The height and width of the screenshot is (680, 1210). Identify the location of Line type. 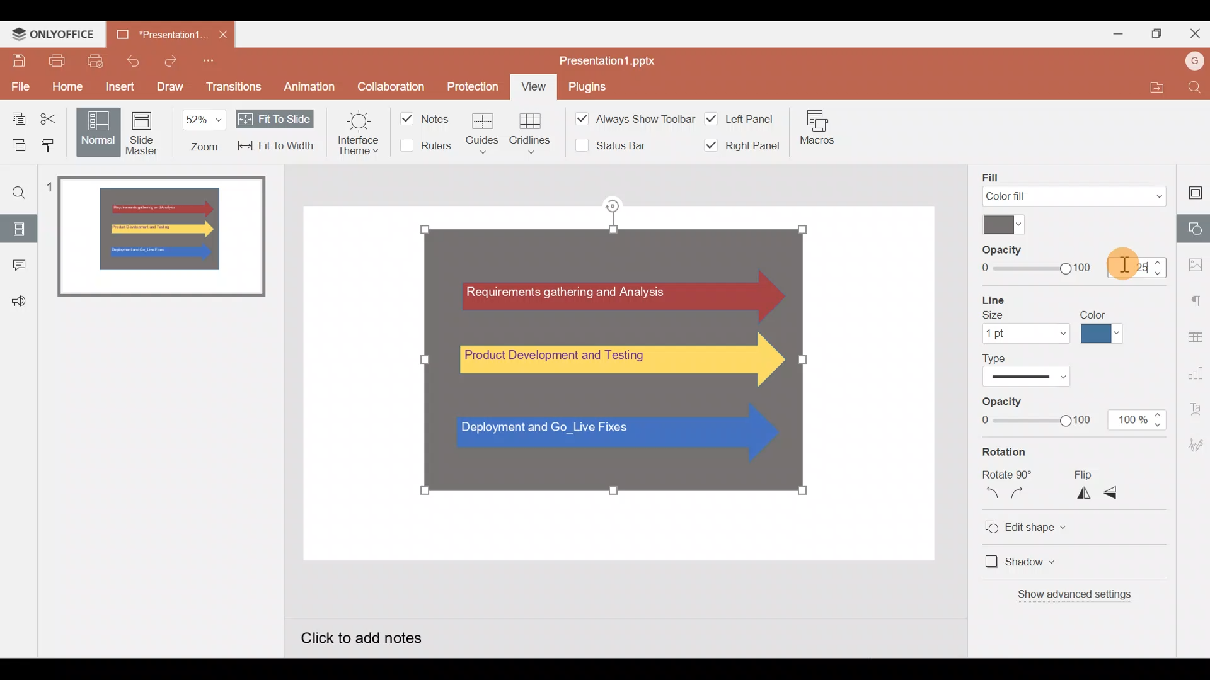
(1035, 369).